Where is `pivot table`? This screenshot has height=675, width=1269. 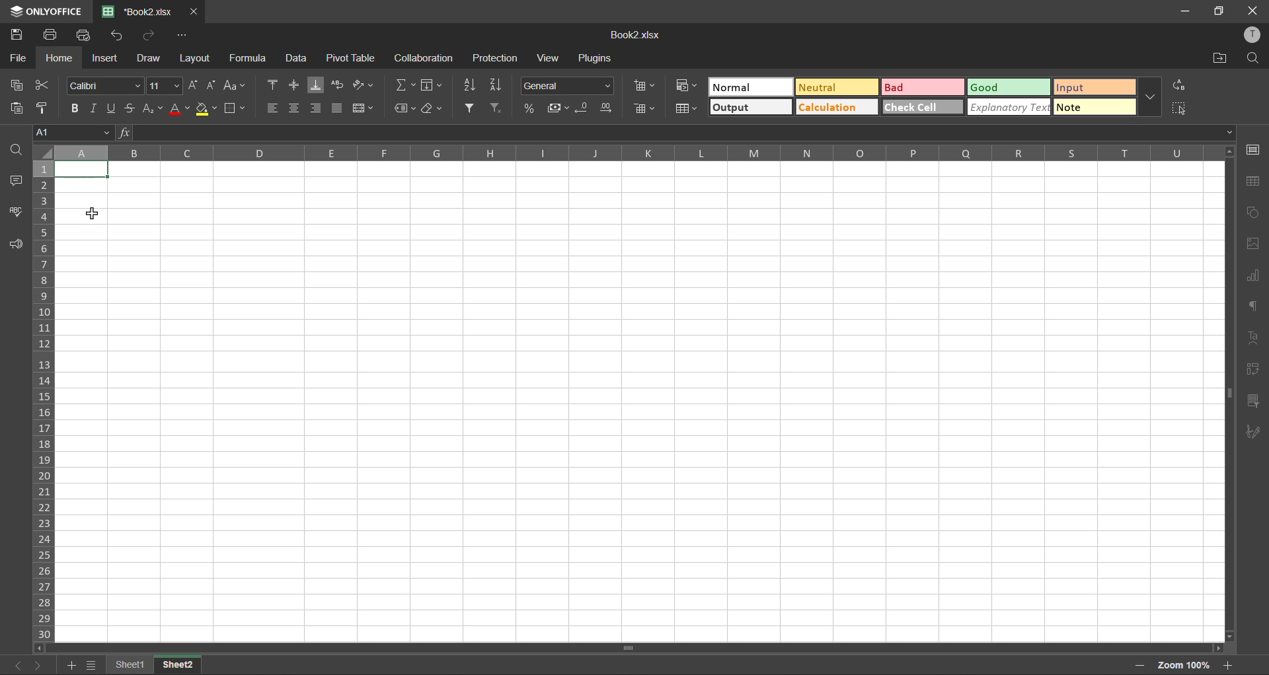 pivot table is located at coordinates (353, 58).